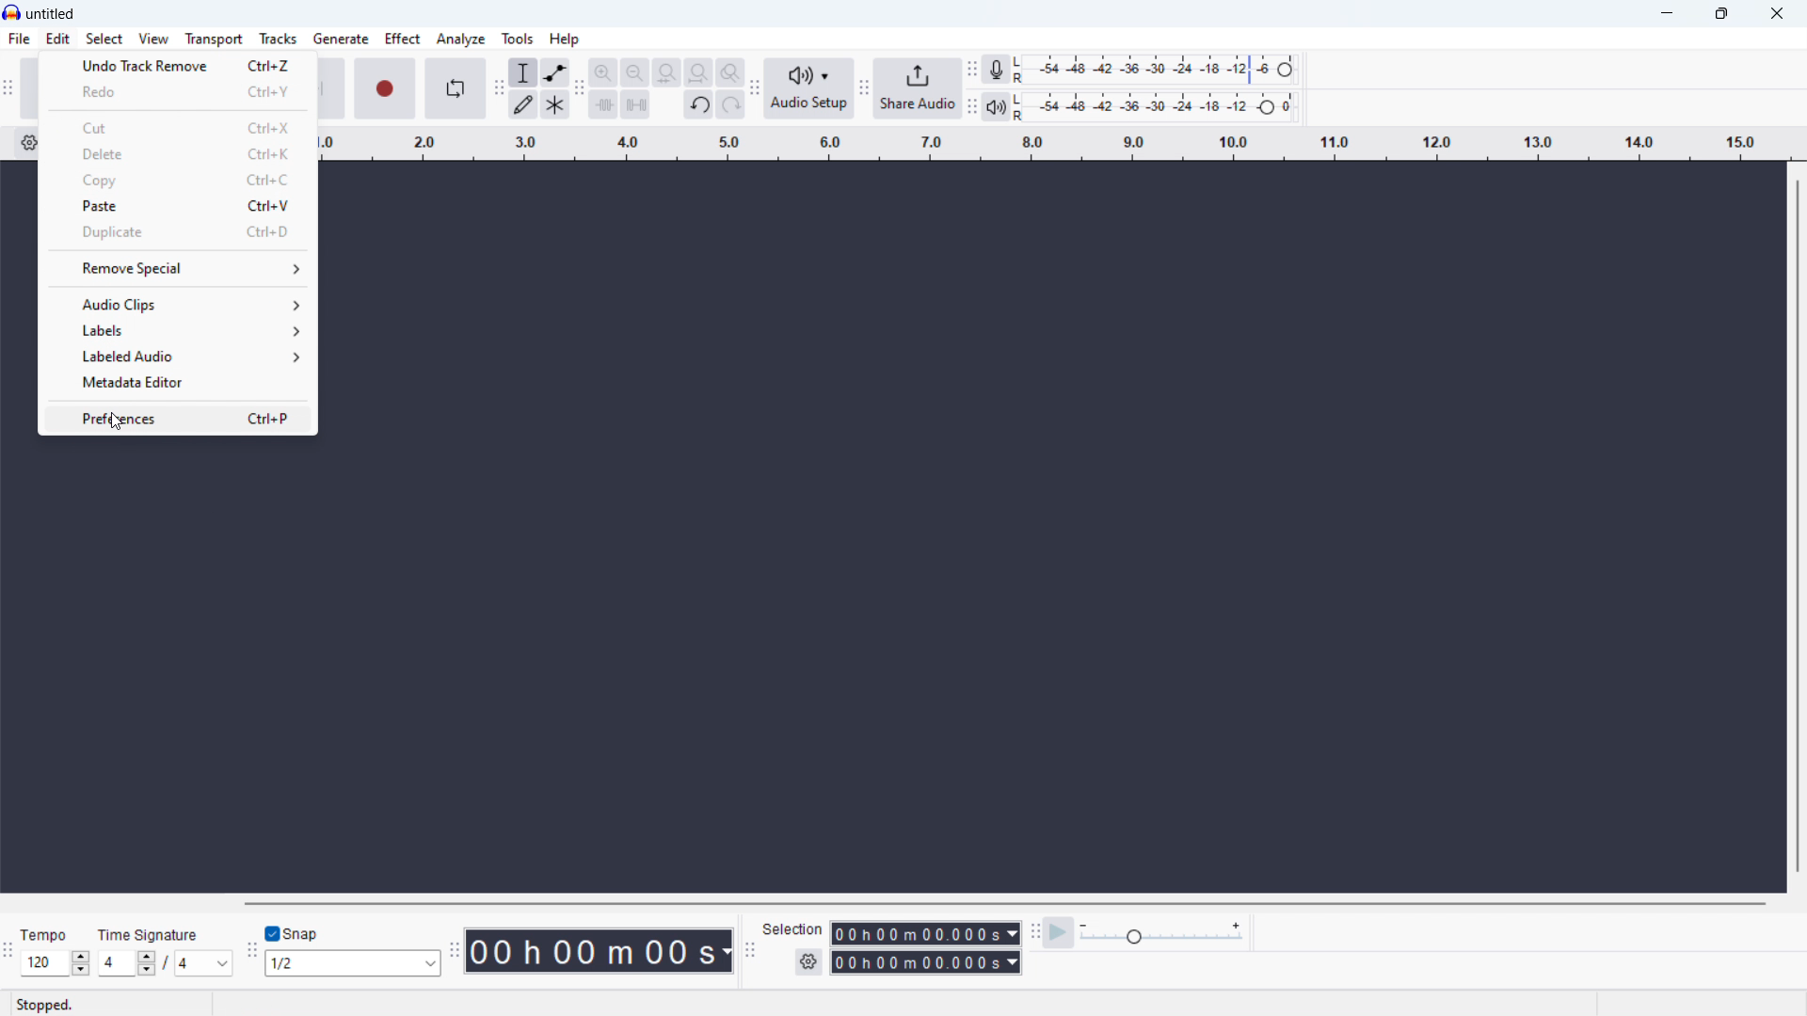  What do you see at coordinates (925, 932) in the screenshot?
I see `start time` at bounding box center [925, 932].